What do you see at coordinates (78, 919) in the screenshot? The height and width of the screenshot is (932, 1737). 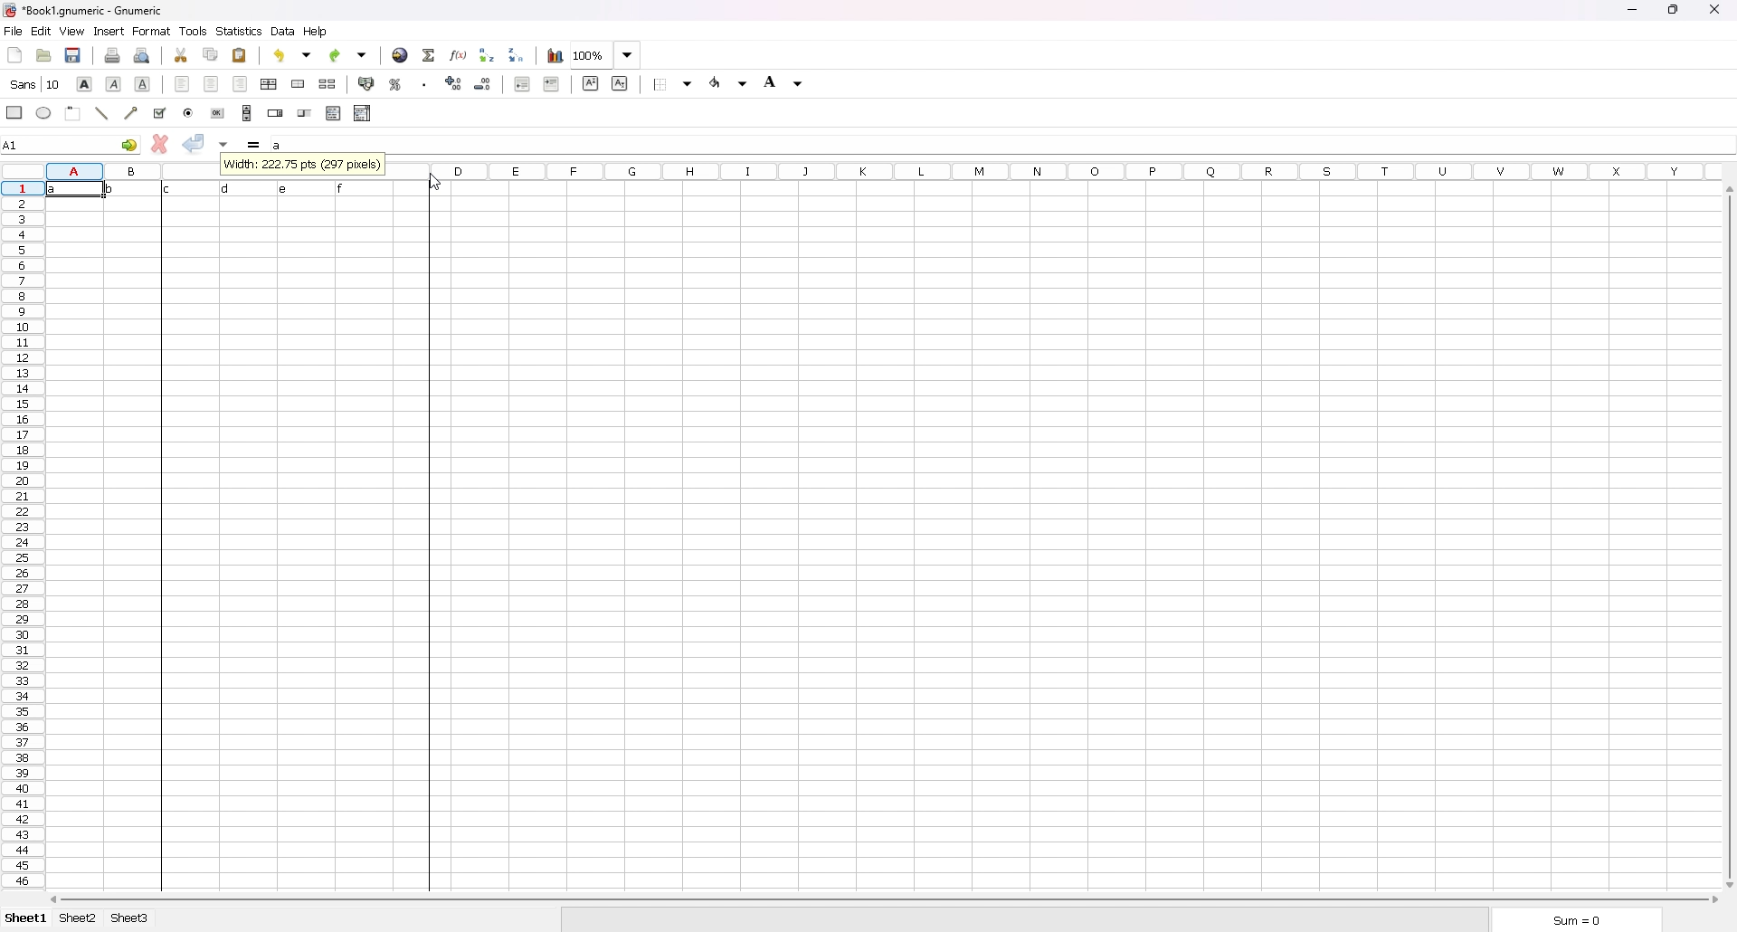 I see `sheet 2` at bounding box center [78, 919].